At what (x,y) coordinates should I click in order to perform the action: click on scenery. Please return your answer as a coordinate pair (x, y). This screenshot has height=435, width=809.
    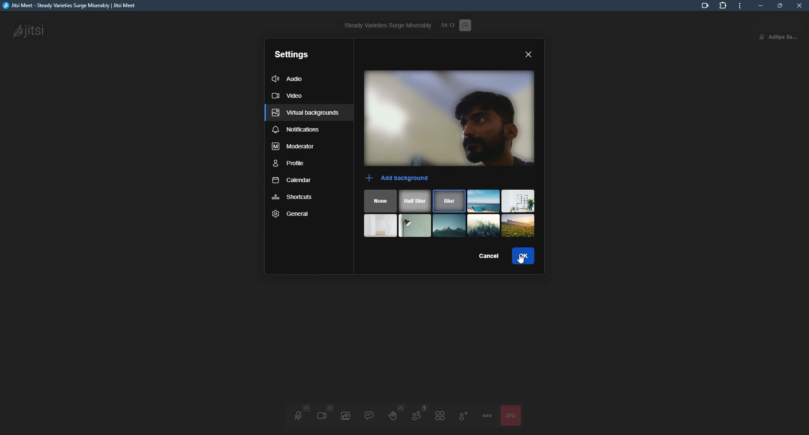
    Looking at the image, I should click on (518, 226).